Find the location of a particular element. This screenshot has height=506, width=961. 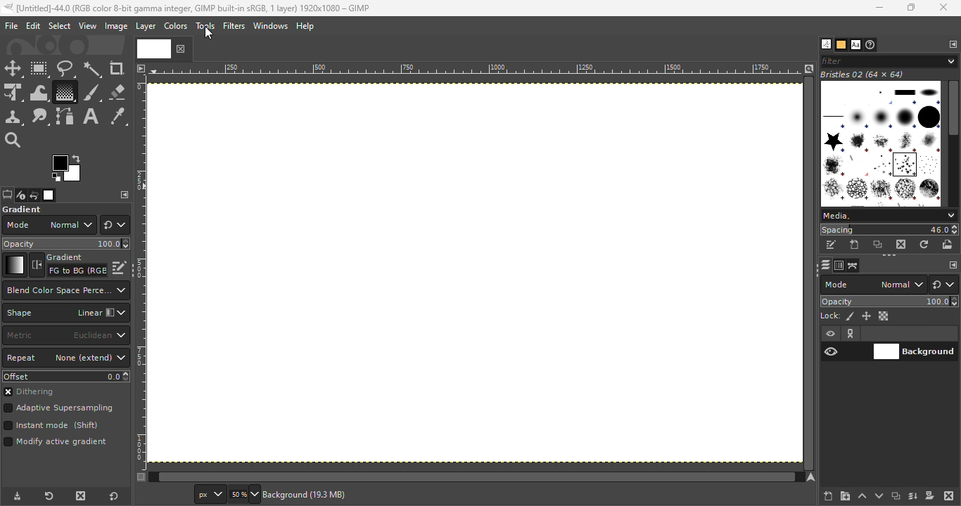

Horizontal scroll bar is located at coordinates (810, 273).